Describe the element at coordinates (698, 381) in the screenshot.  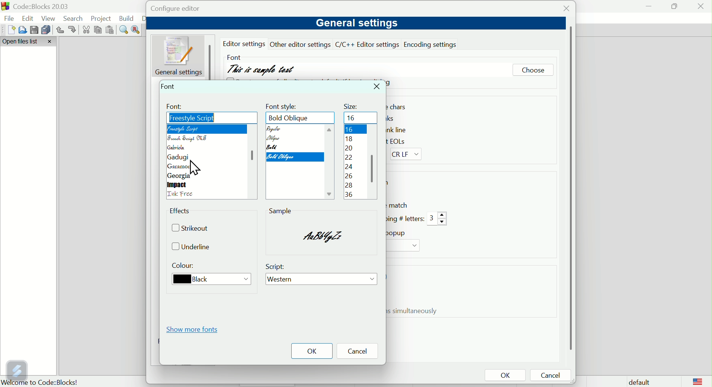
I see `logo` at that location.